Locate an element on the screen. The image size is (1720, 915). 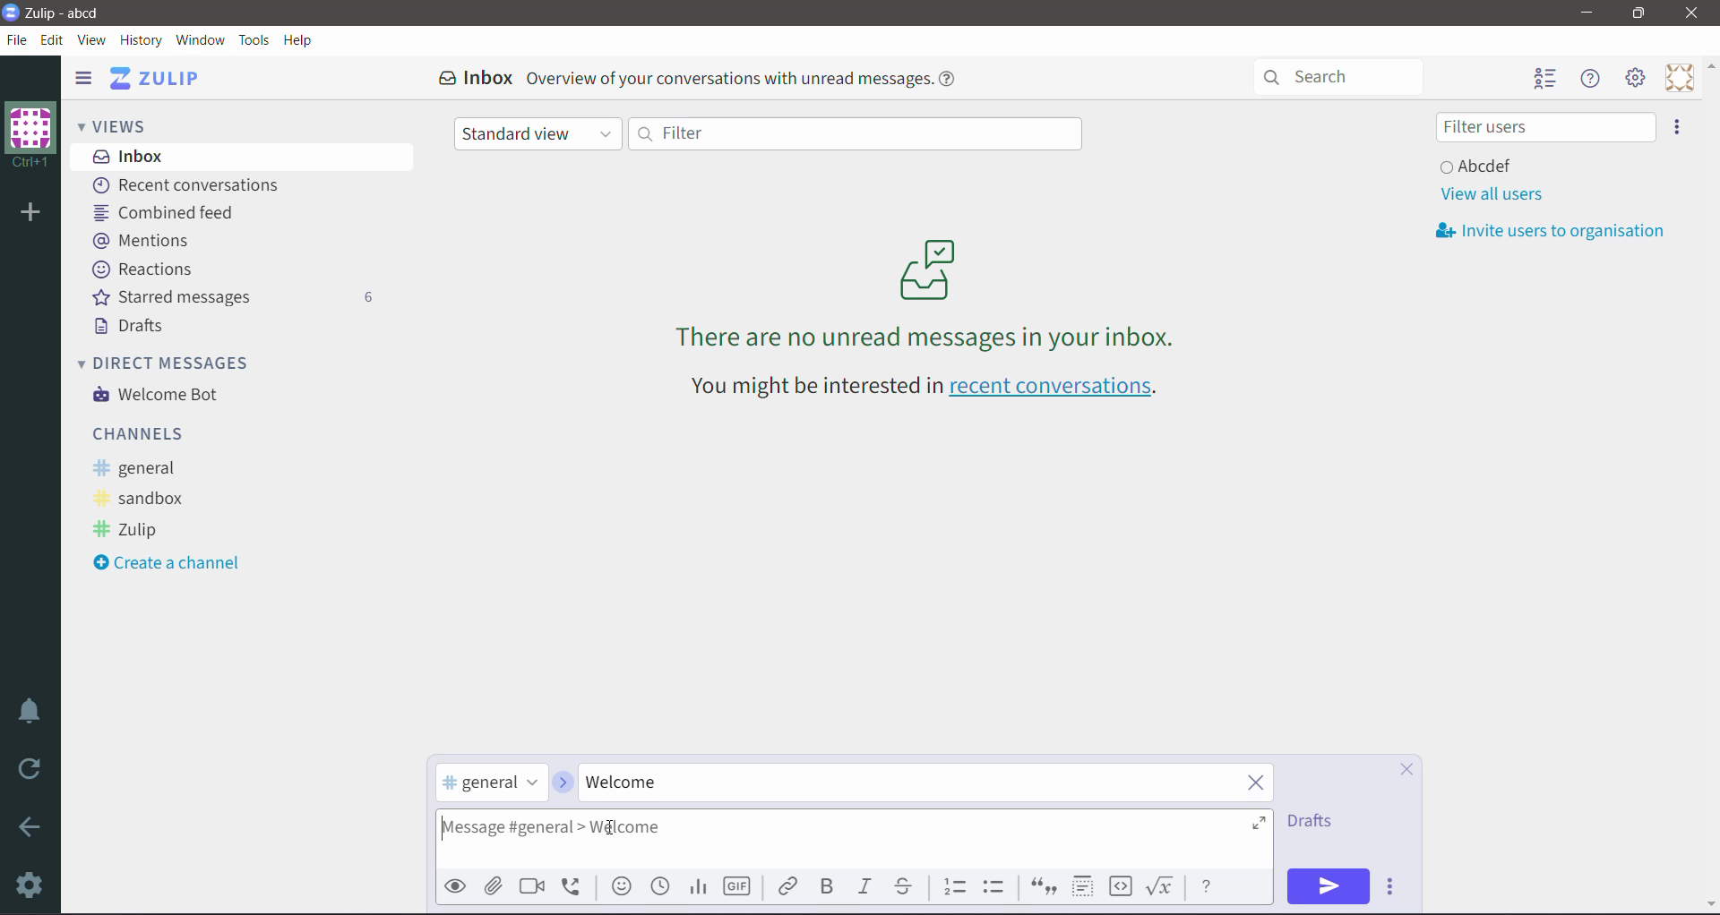
You might be interested in recent conversations - Click link to open recent conversations is located at coordinates (929, 389).